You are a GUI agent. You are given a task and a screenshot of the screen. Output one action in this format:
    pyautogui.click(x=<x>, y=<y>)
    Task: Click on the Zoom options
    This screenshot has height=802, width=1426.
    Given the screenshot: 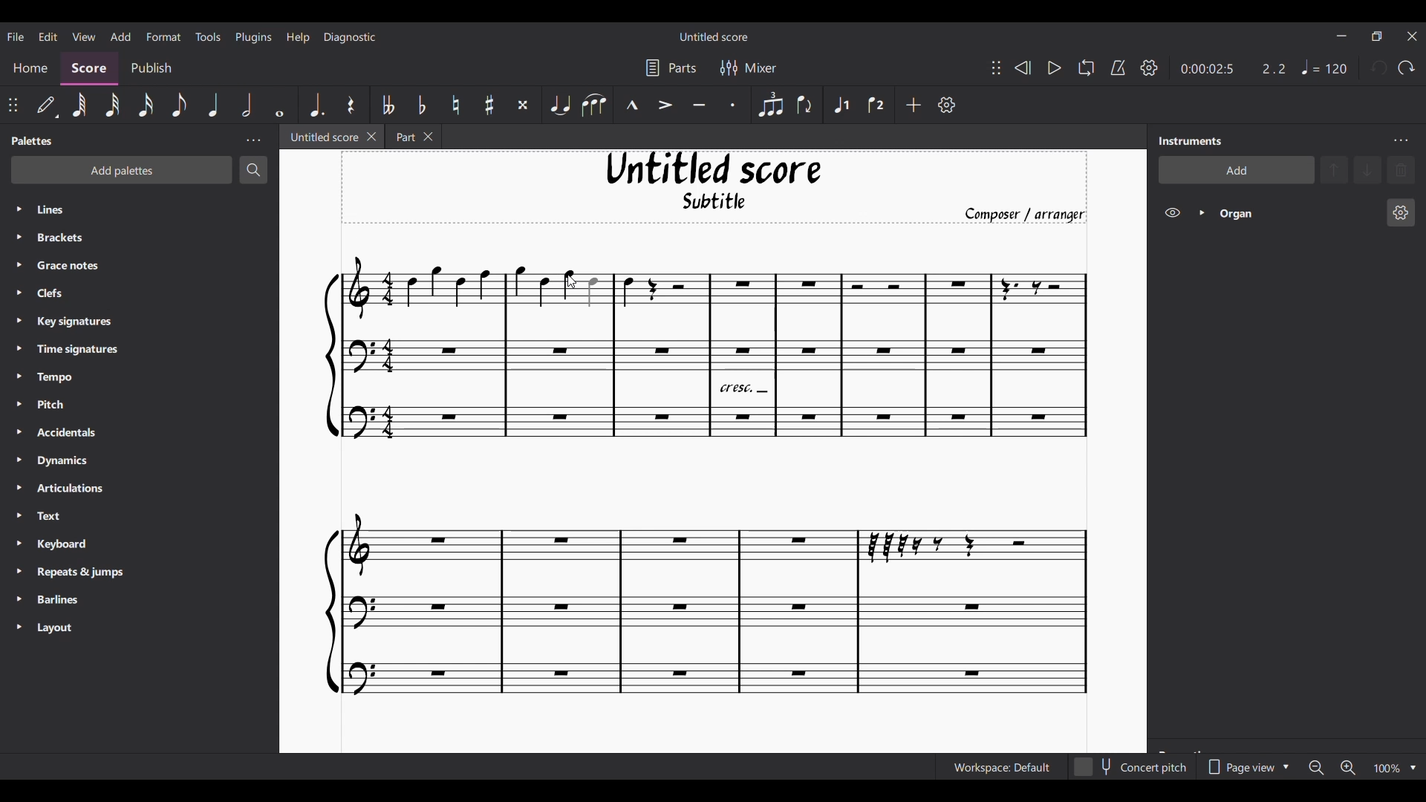 What is the action you would take?
    pyautogui.click(x=1413, y=769)
    